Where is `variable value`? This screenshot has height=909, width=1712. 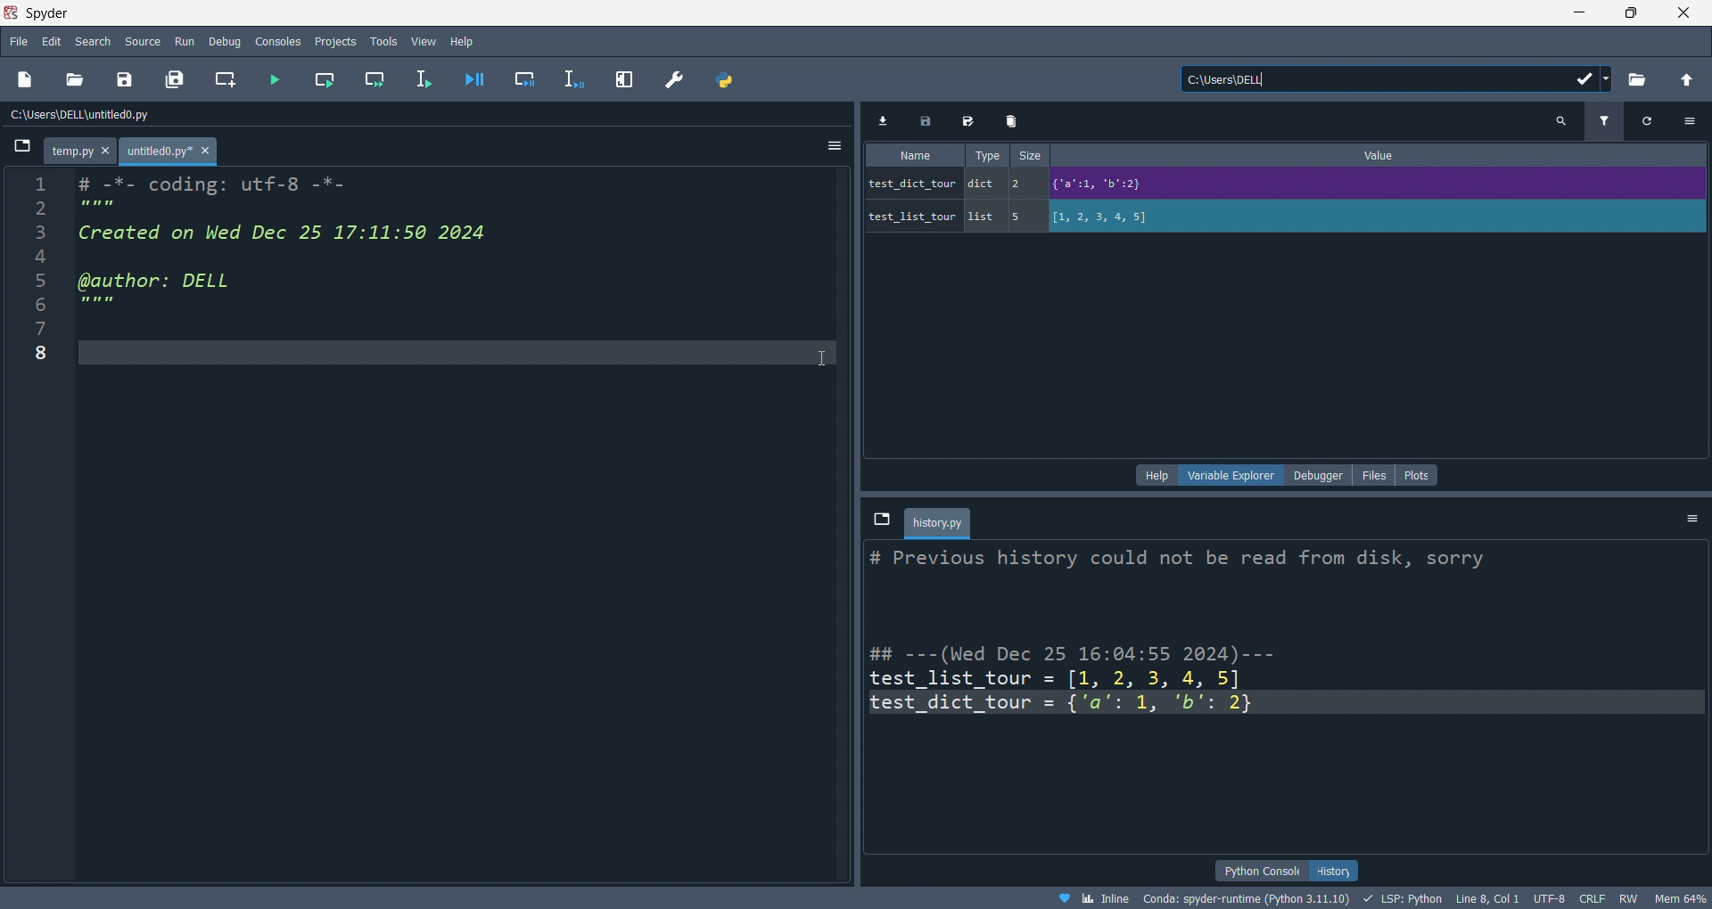 variable value is located at coordinates (1375, 218).